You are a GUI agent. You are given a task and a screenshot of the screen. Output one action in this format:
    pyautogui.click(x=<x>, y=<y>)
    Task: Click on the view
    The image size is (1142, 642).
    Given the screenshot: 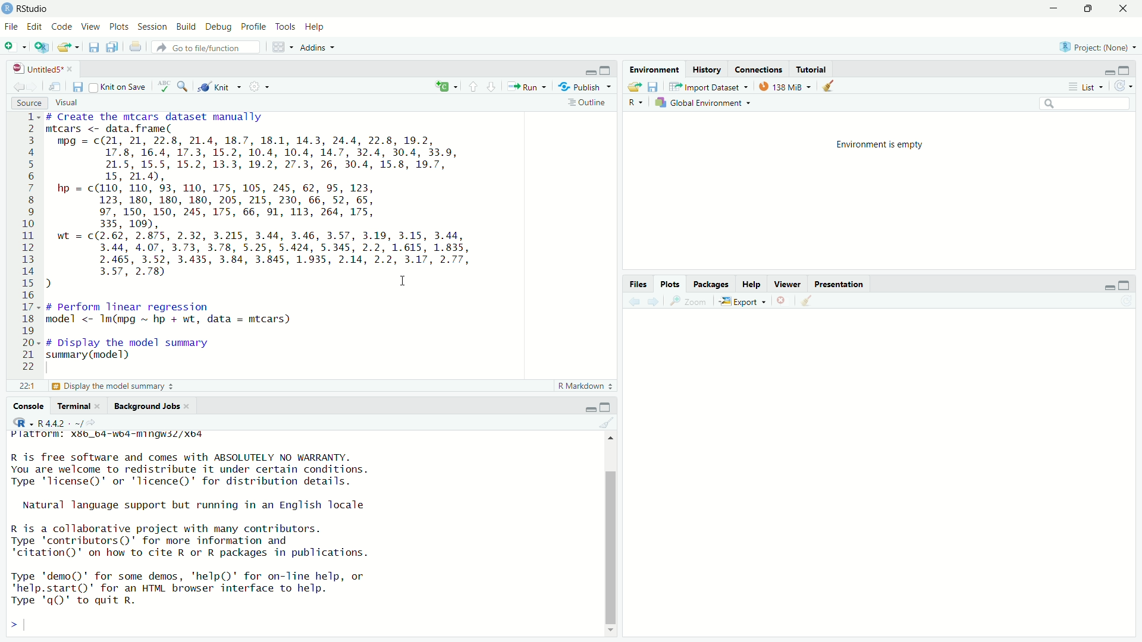 What is the action you would take?
    pyautogui.click(x=92, y=27)
    